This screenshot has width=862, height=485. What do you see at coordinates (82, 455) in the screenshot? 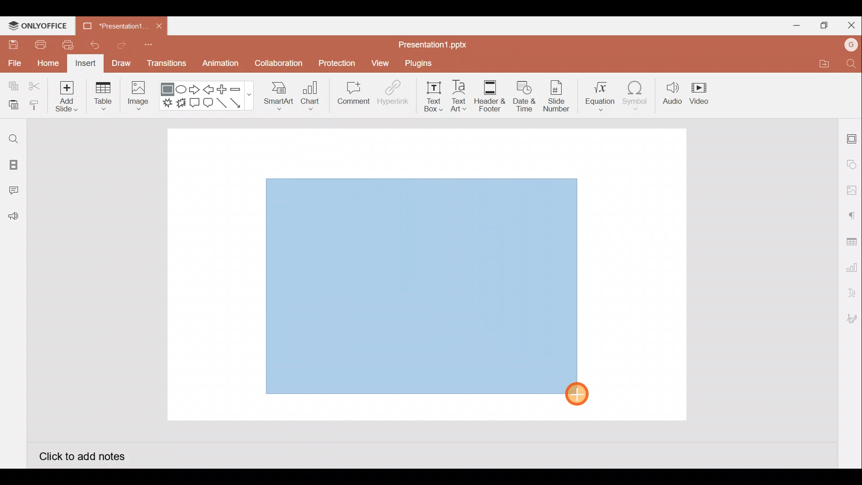
I see `Click to add notes` at bounding box center [82, 455].